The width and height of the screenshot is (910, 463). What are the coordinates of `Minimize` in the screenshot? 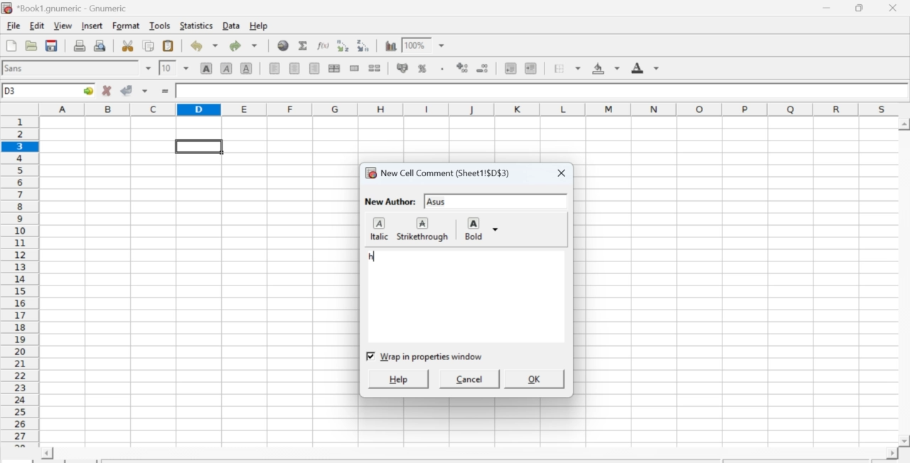 It's located at (826, 9).